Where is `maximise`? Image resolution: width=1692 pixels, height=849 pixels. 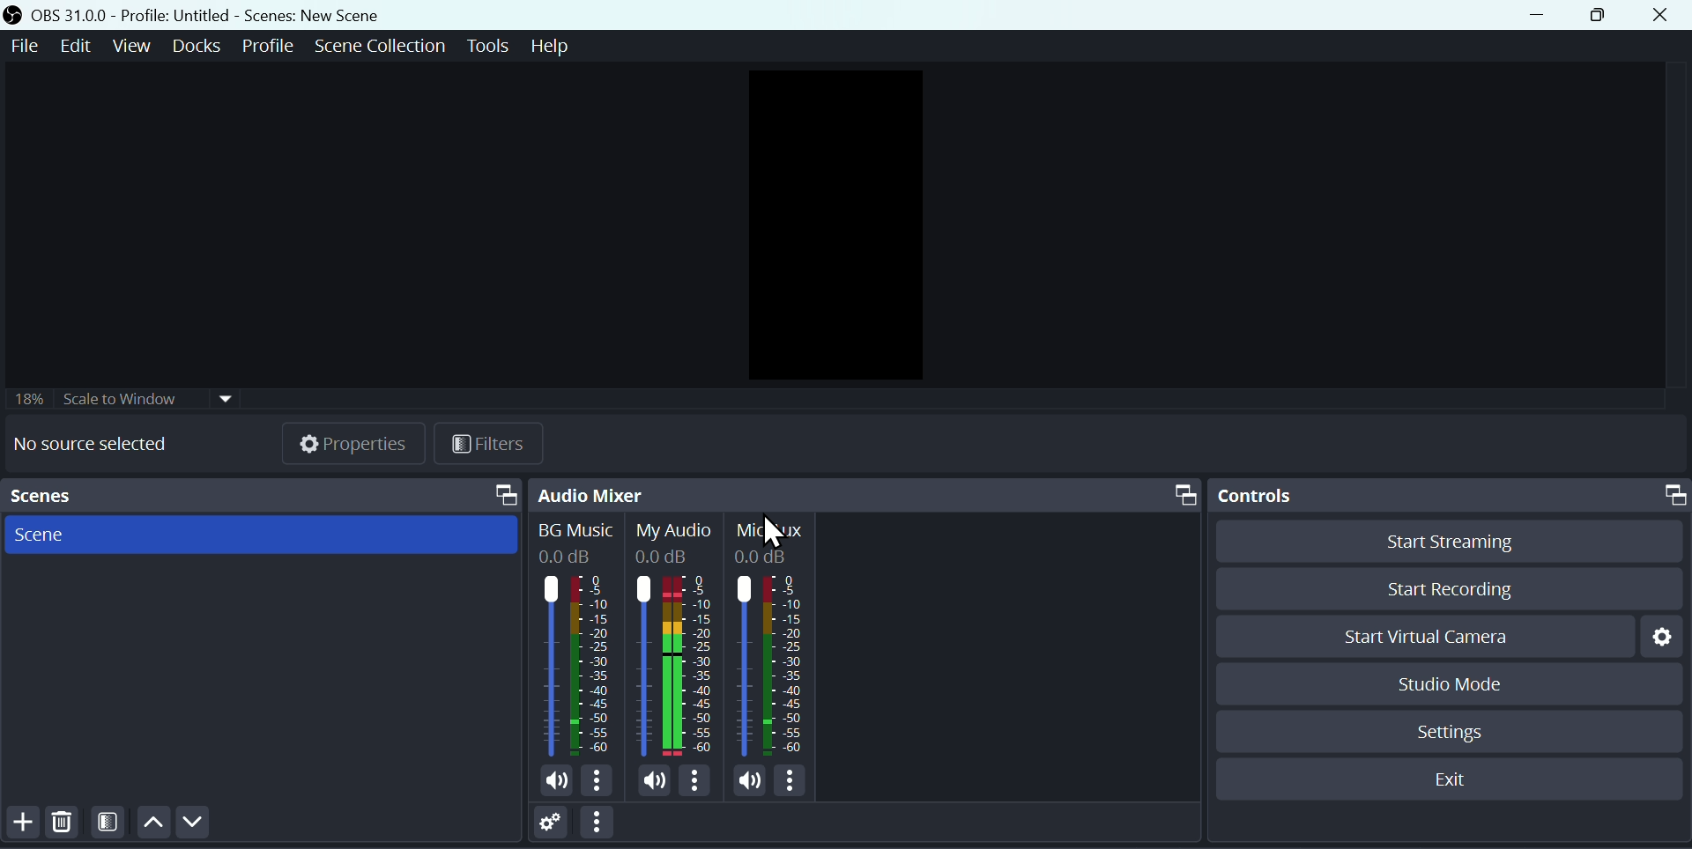 maximise is located at coordinates (1600, 17).